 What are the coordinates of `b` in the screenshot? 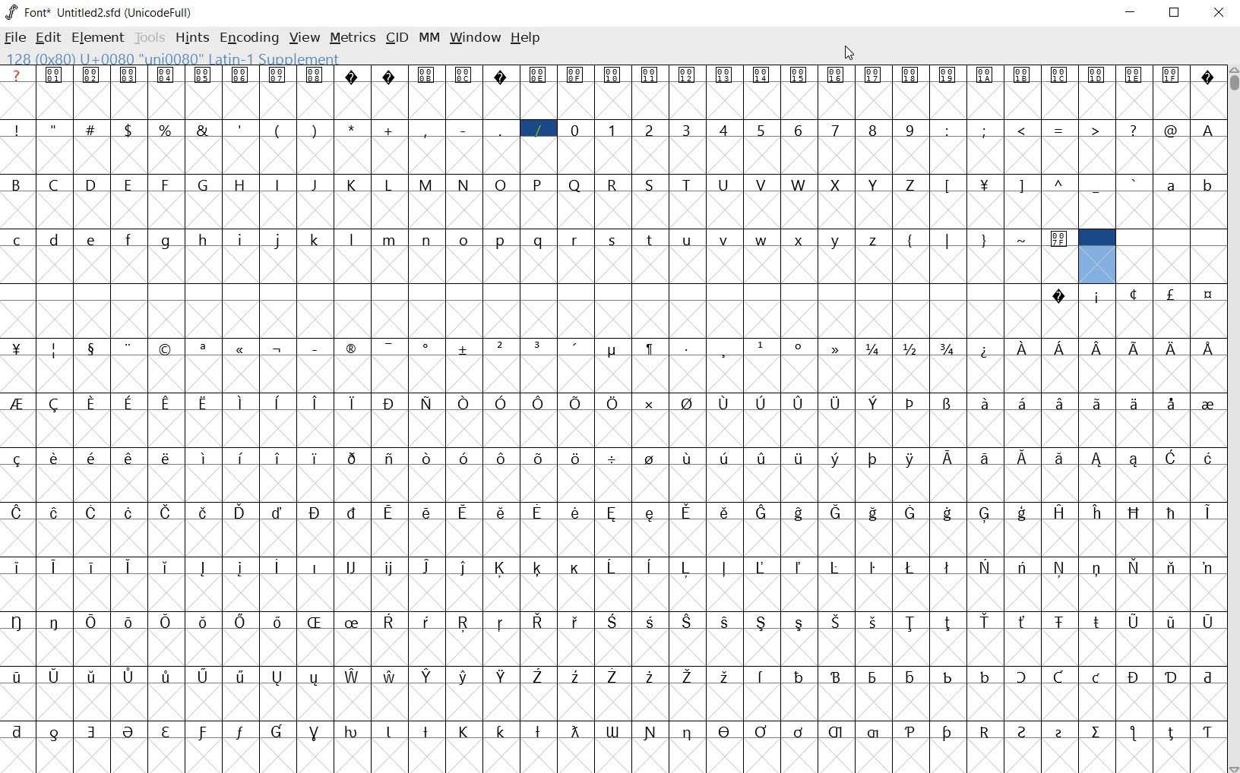 It's located at (1206, 185).